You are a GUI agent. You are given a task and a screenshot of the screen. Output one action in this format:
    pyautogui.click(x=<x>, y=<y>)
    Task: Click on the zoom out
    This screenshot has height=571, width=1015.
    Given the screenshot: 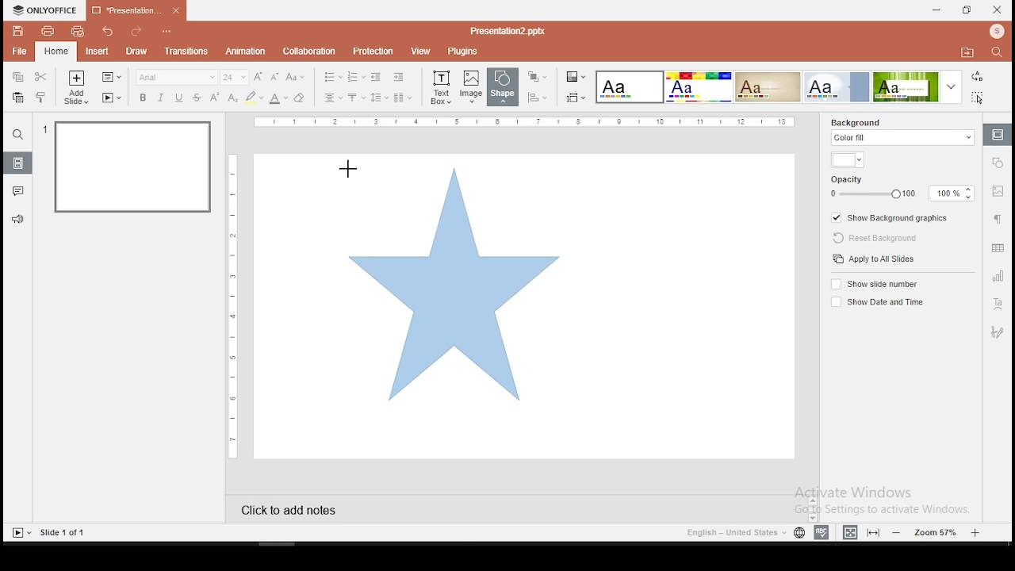 What is the action you would take?
    pyautogui.click(x=899, y=532)
    